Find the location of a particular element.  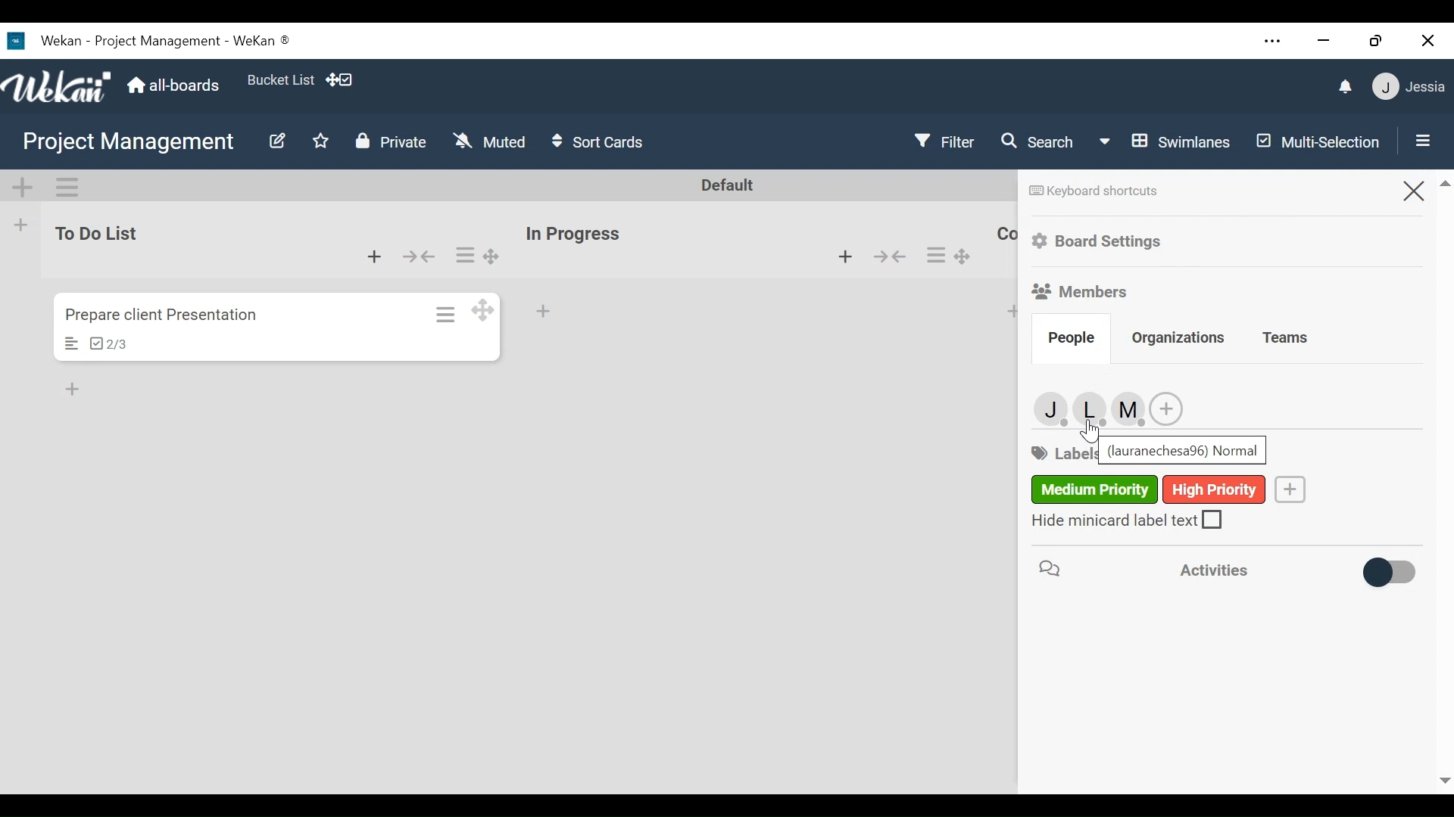

Default is located at coordinates (729, 185).